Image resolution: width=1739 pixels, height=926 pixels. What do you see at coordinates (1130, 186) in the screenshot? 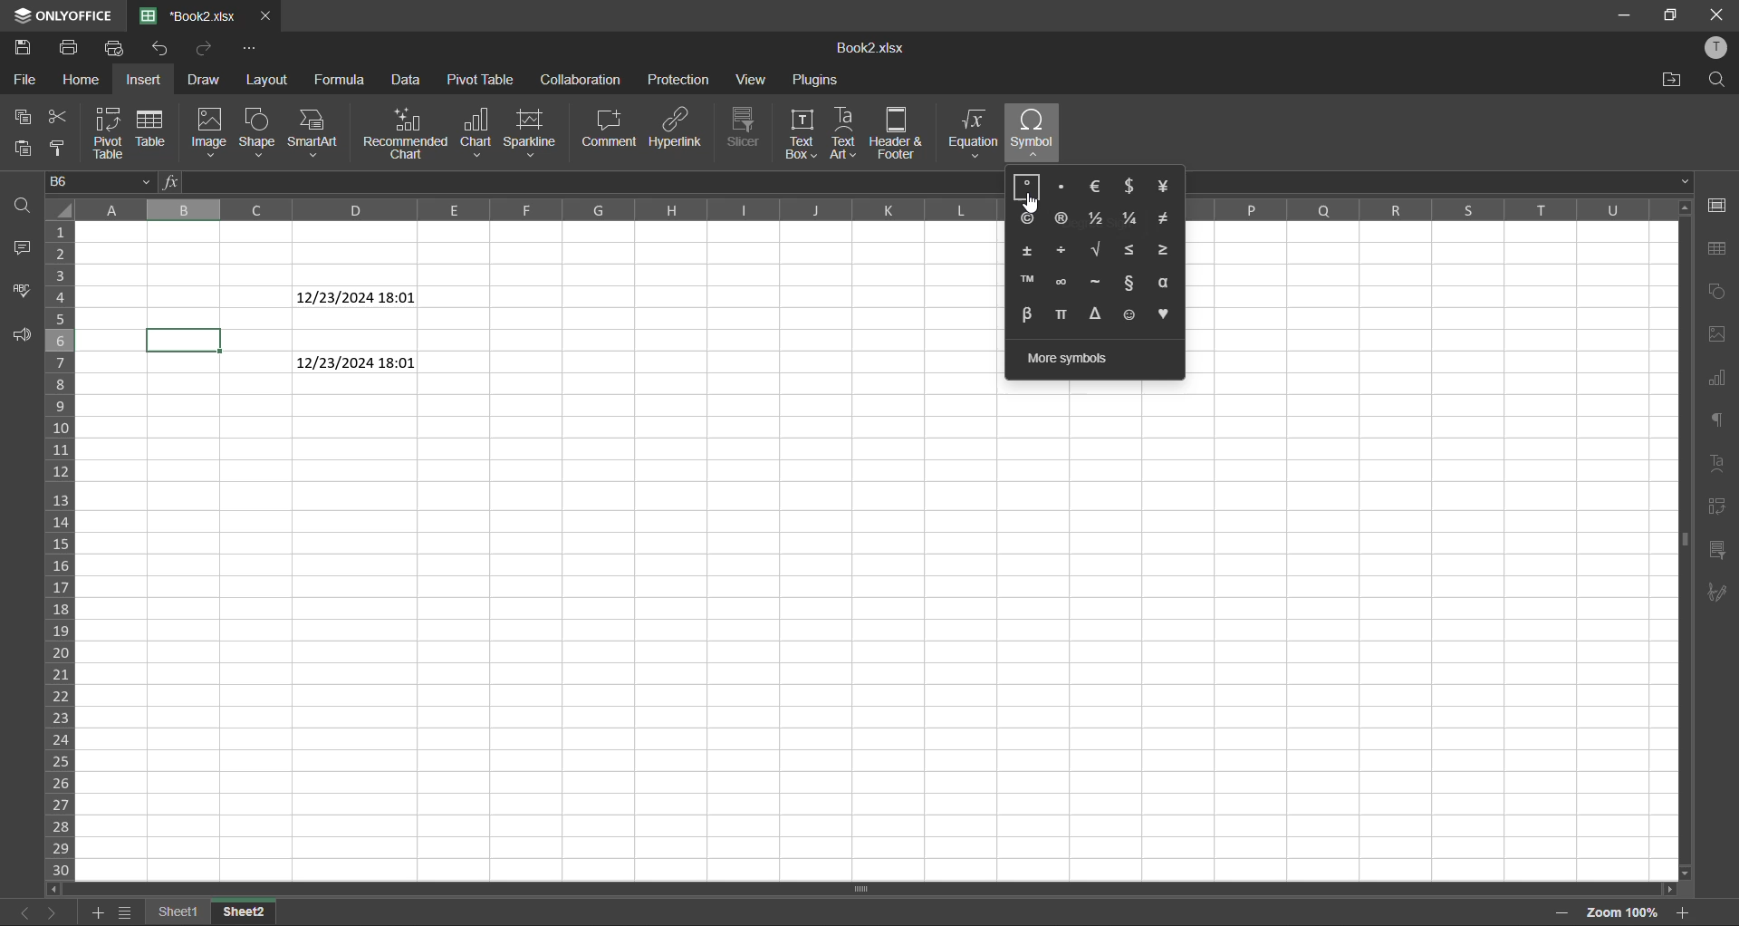
I see `dollar` at bounding box center [1130, 186].